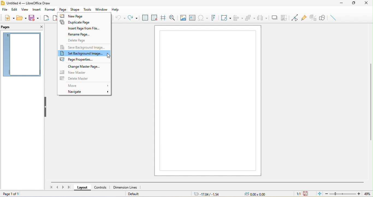 The width and height of the screenshot is (373, 197). What do you see at coordinates (82, 188) in the screenshot?
I see `layout` at bounding box center [82, 188].